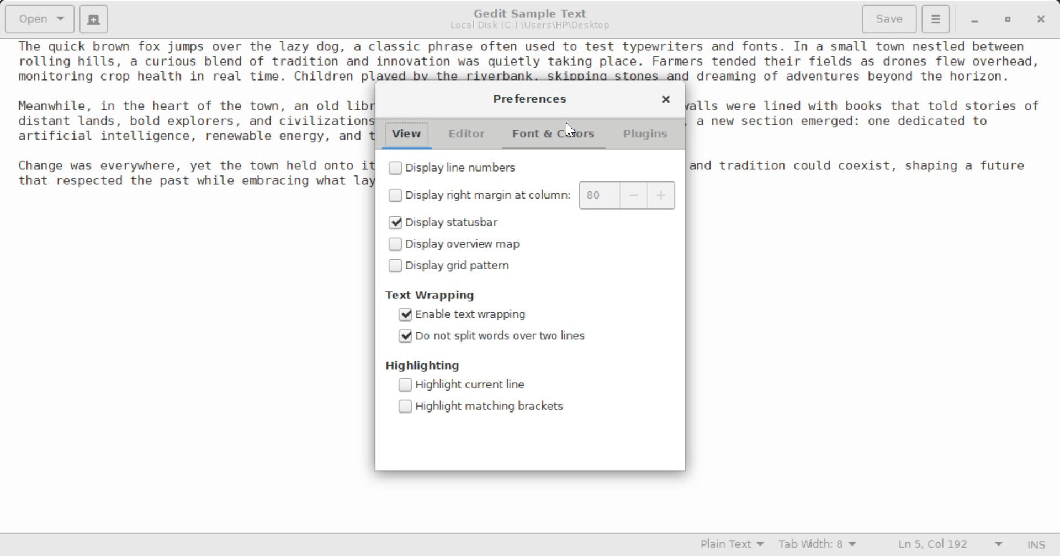  I want to click on Display Line Numbers, so click(454, 167).